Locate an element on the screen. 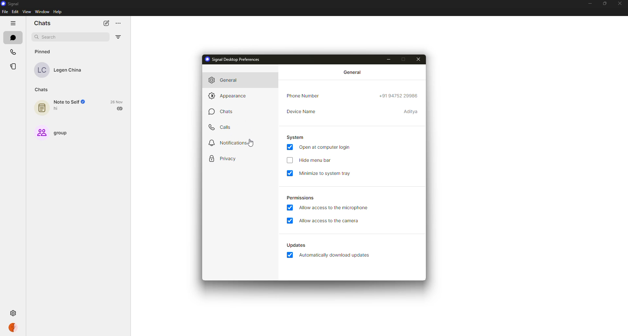 Image resolution: width=628 pixels, height=336 pixels. date is located at coordinates (118, 102).